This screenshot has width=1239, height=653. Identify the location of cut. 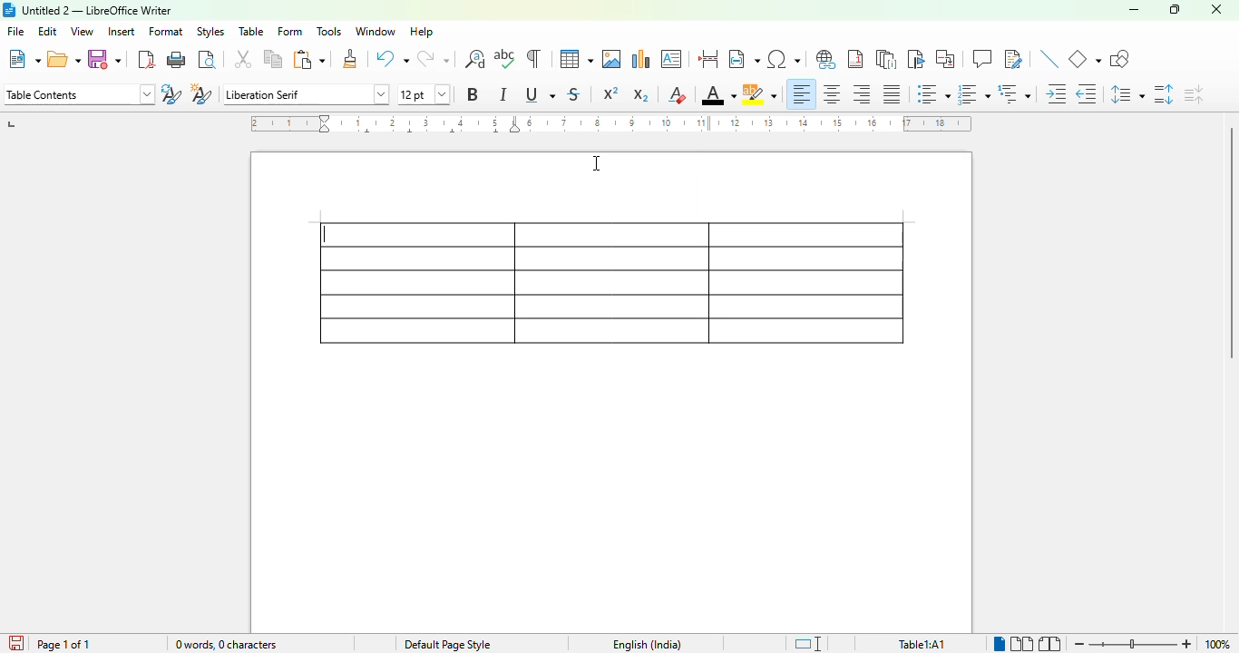
(244, 59).